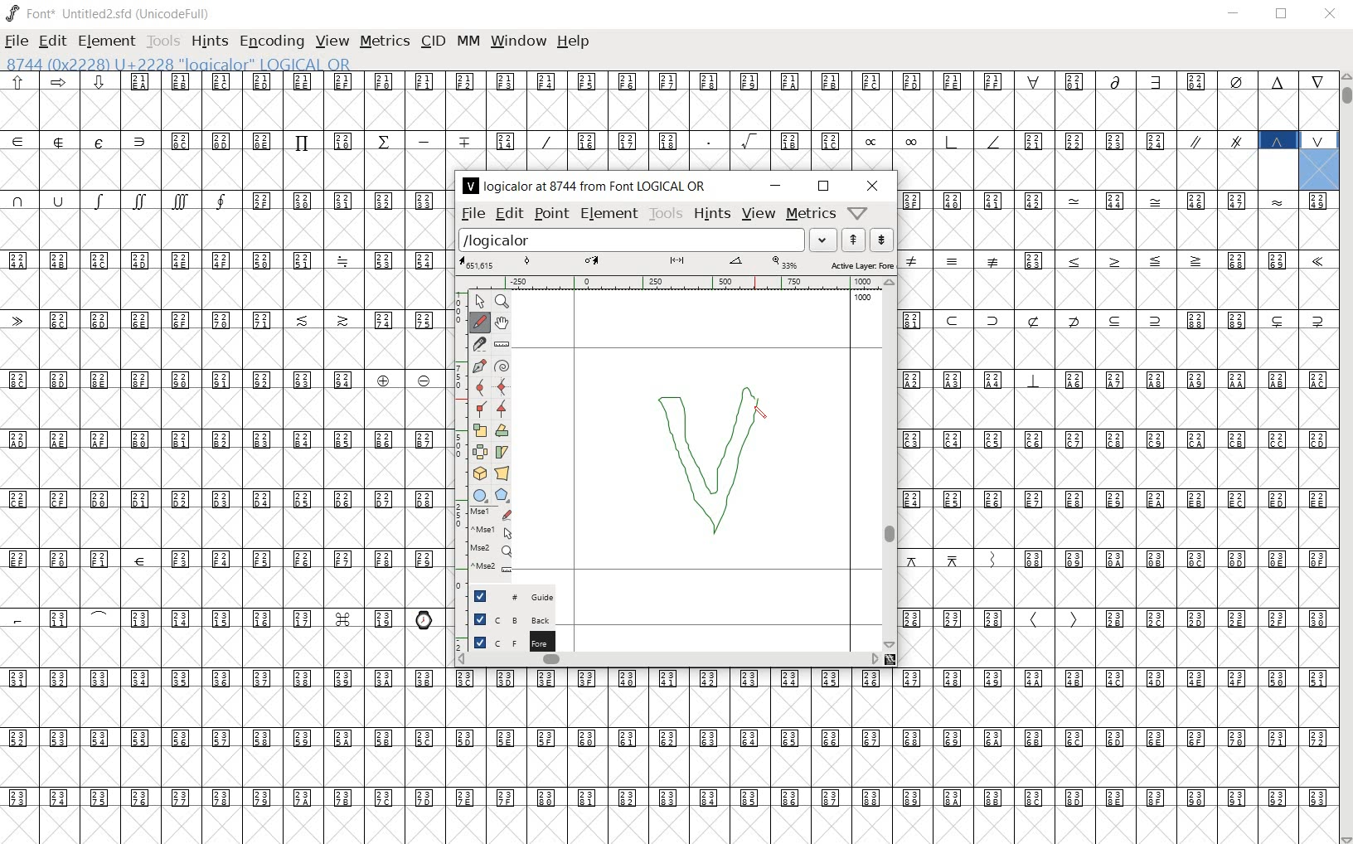  I want to click on foreground layer, so click(505, 641).